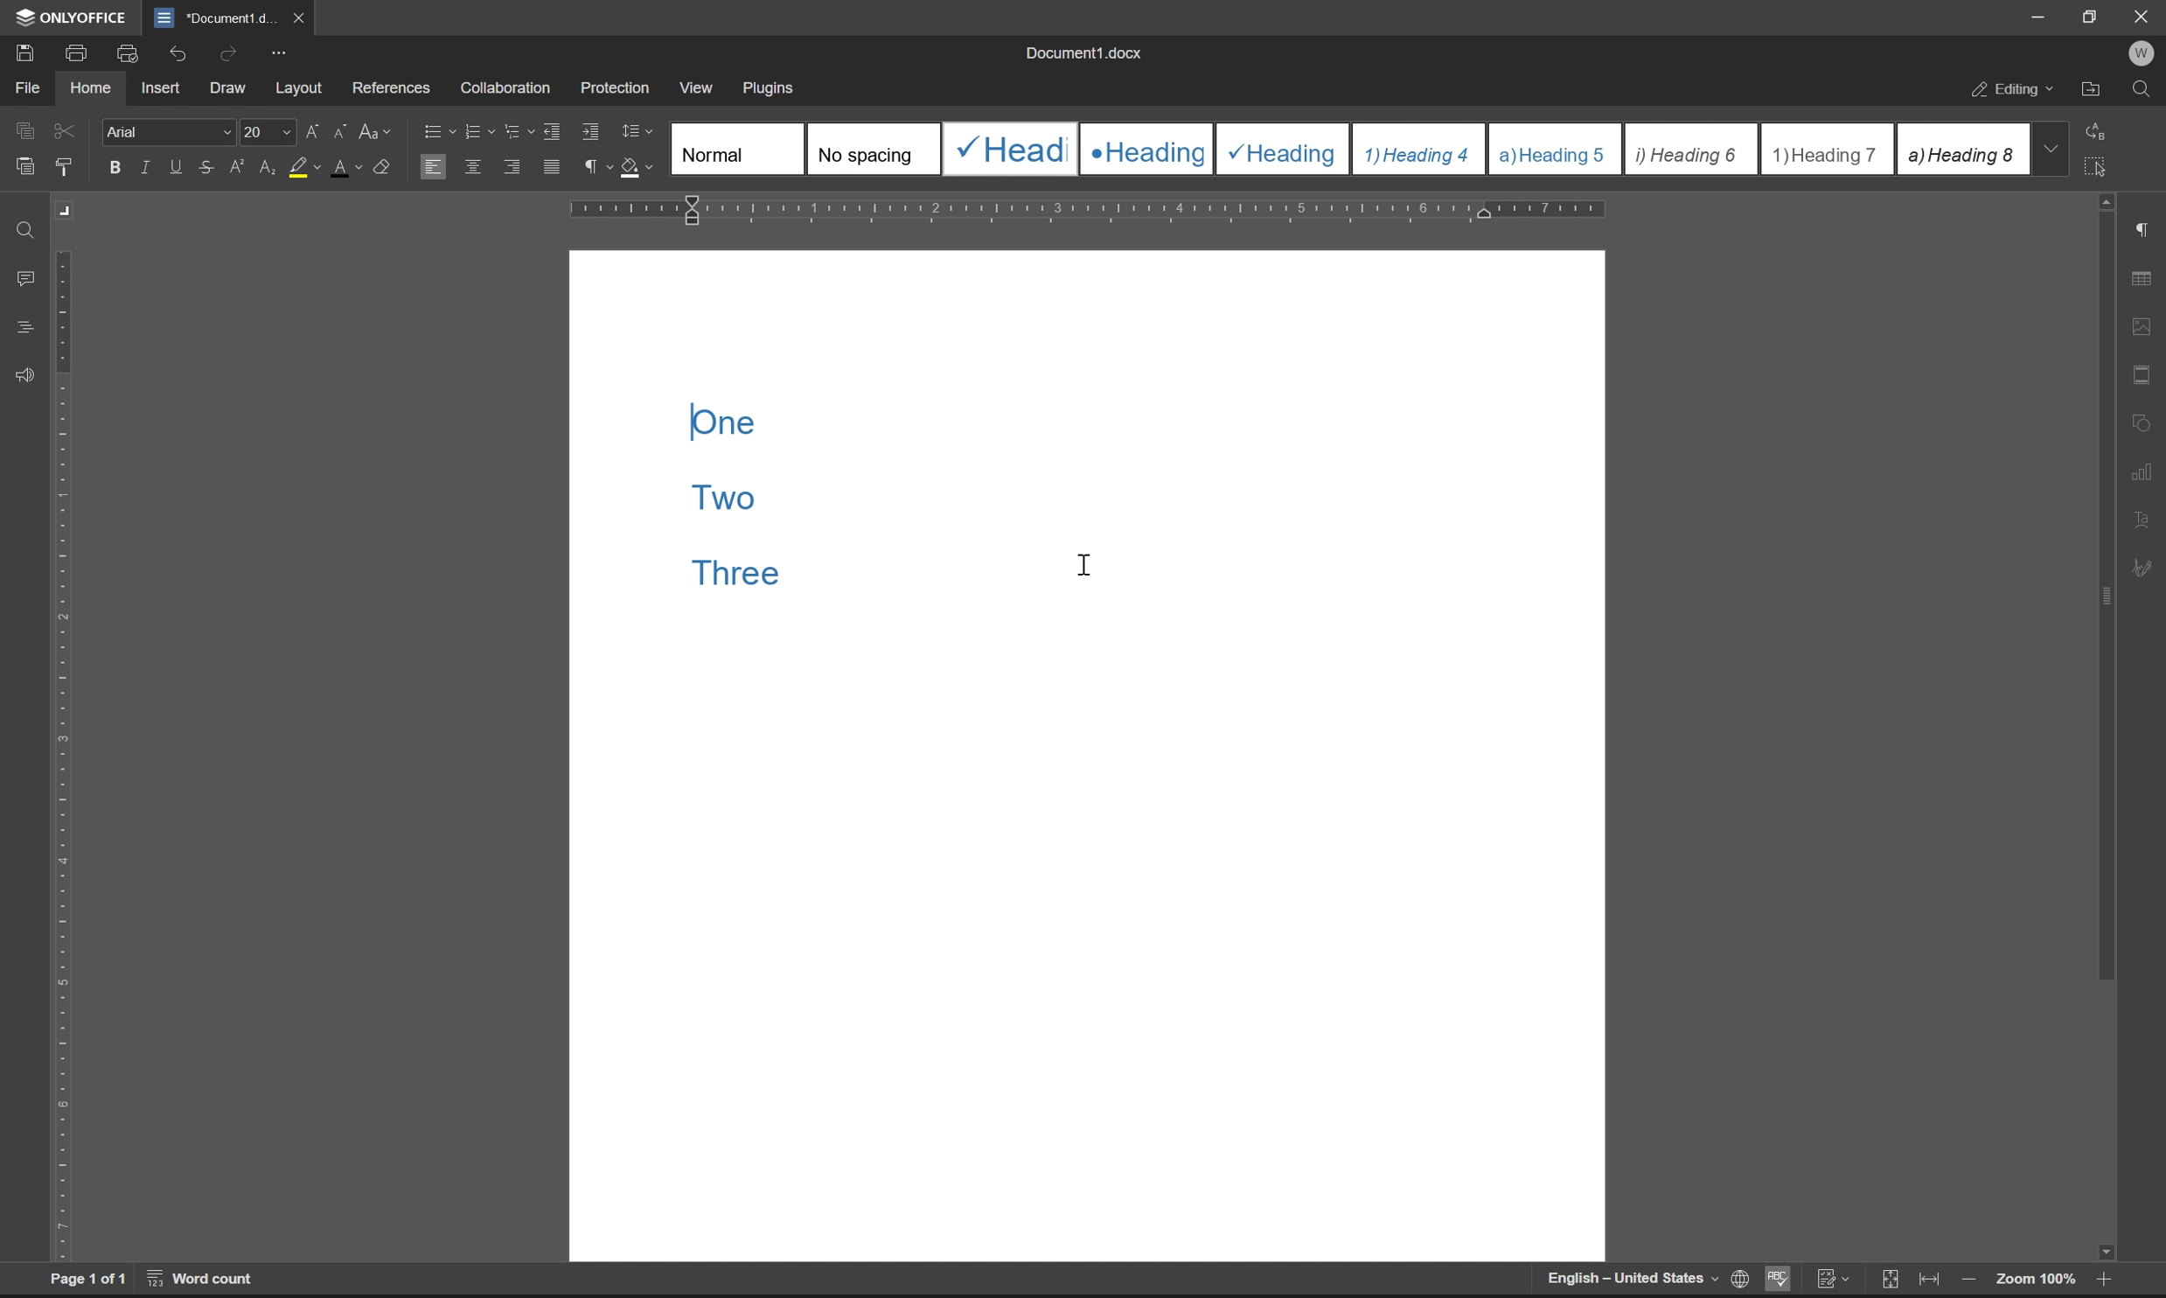 Image resolution: width=2166 pixels, height=1298 pixels. Describe the element at coordinates (1556, 149) in the screenshot. I see `Heading 5` at that location.